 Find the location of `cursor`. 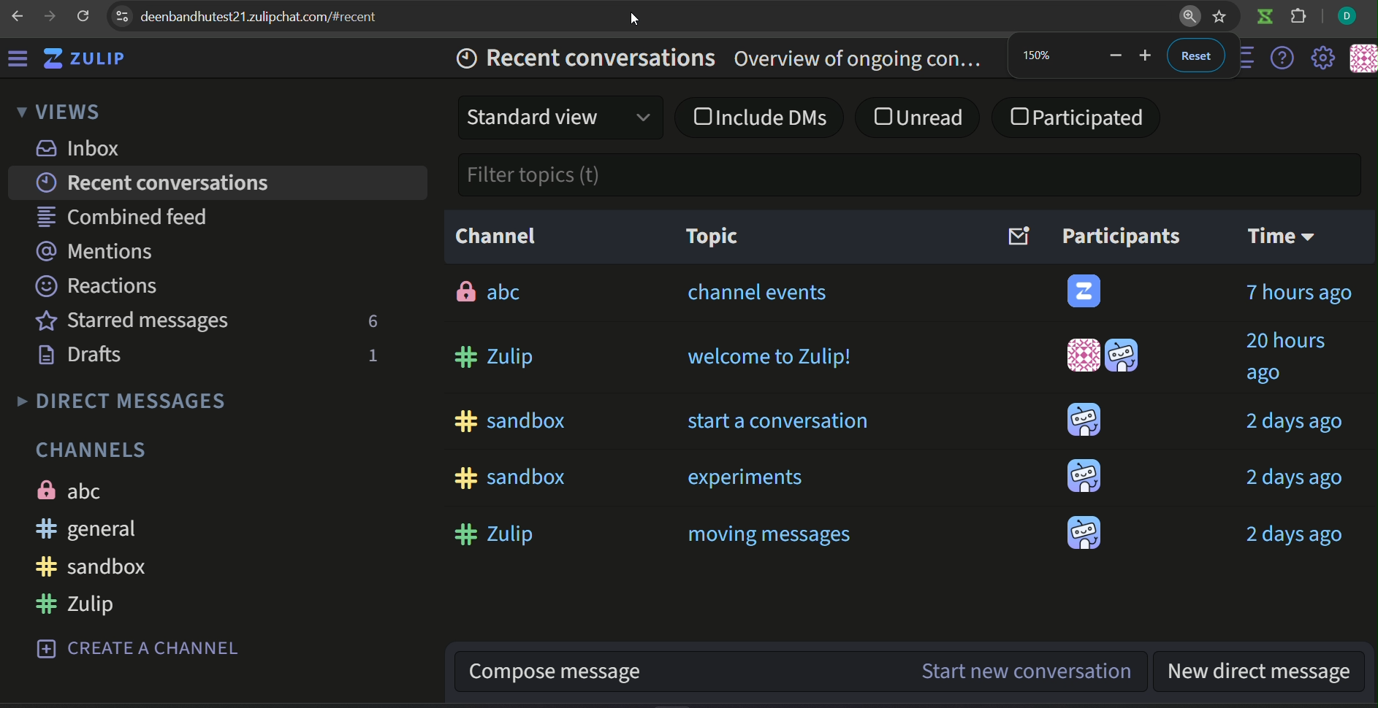

cursor is located at coordinates (636, 18).